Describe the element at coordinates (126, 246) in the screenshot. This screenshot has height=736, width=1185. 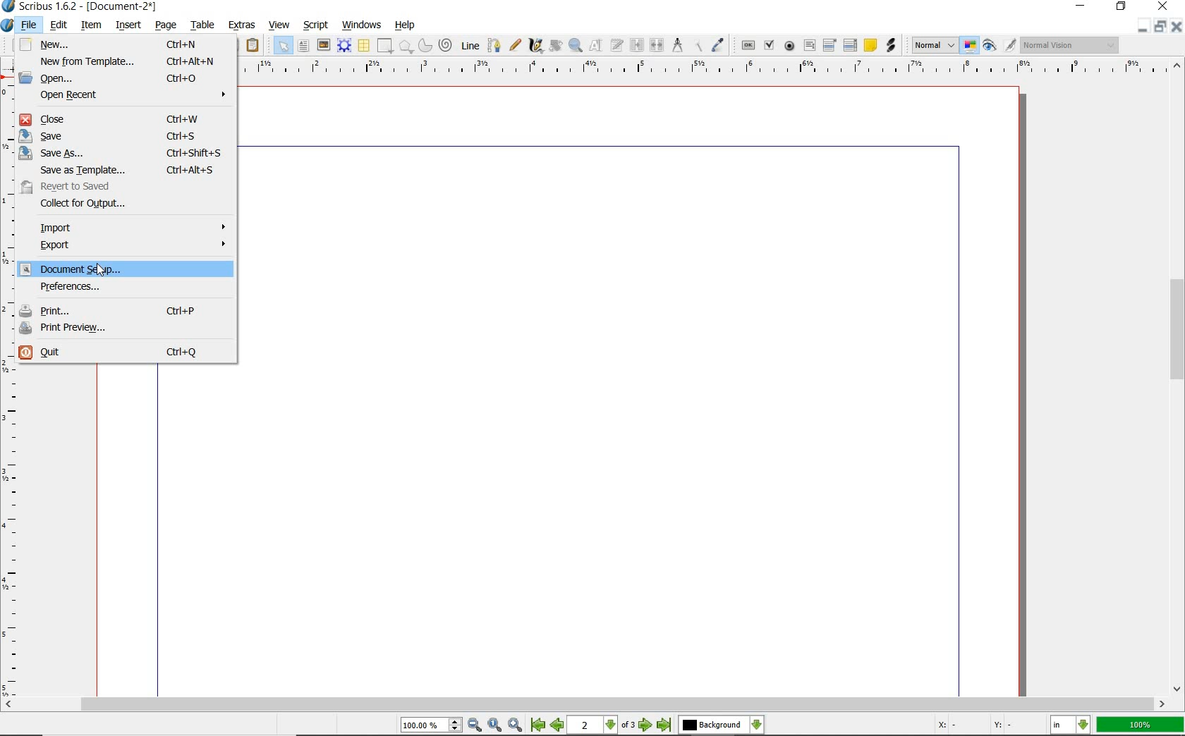
I see `export` at that location.